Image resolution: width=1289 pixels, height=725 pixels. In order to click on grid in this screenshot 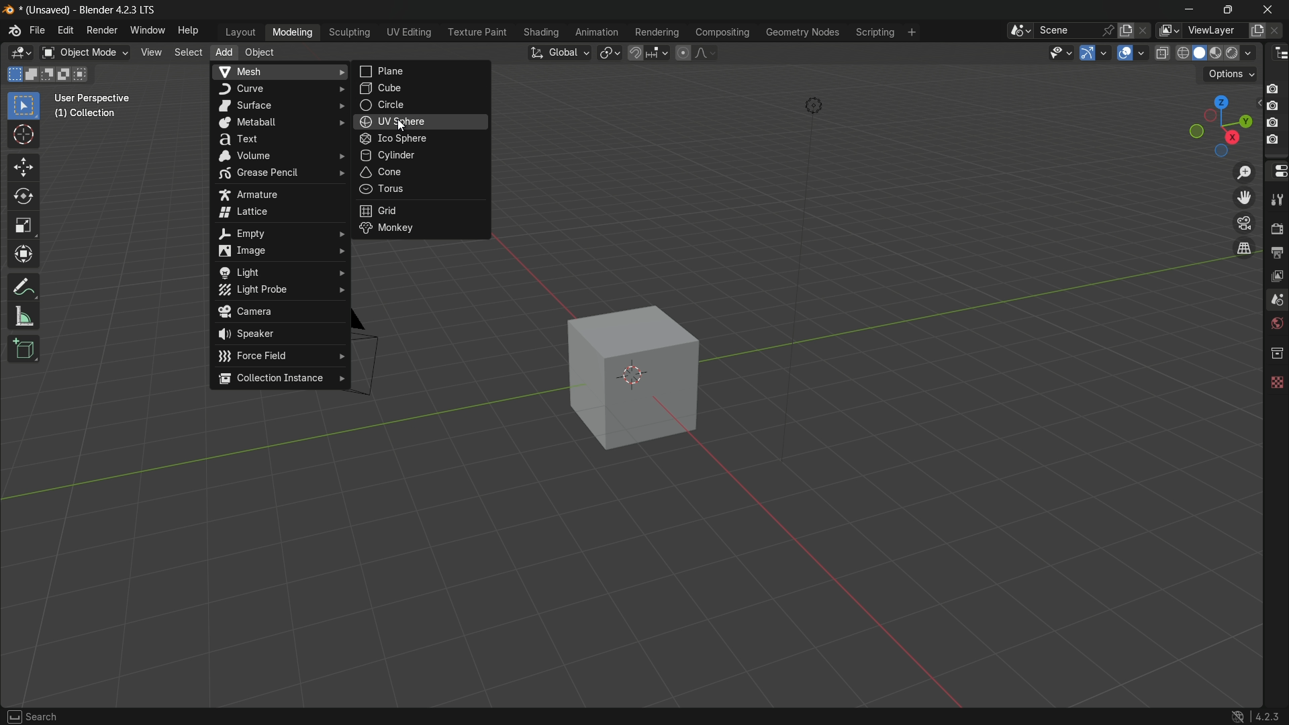, I will do `click(422, 211)`.